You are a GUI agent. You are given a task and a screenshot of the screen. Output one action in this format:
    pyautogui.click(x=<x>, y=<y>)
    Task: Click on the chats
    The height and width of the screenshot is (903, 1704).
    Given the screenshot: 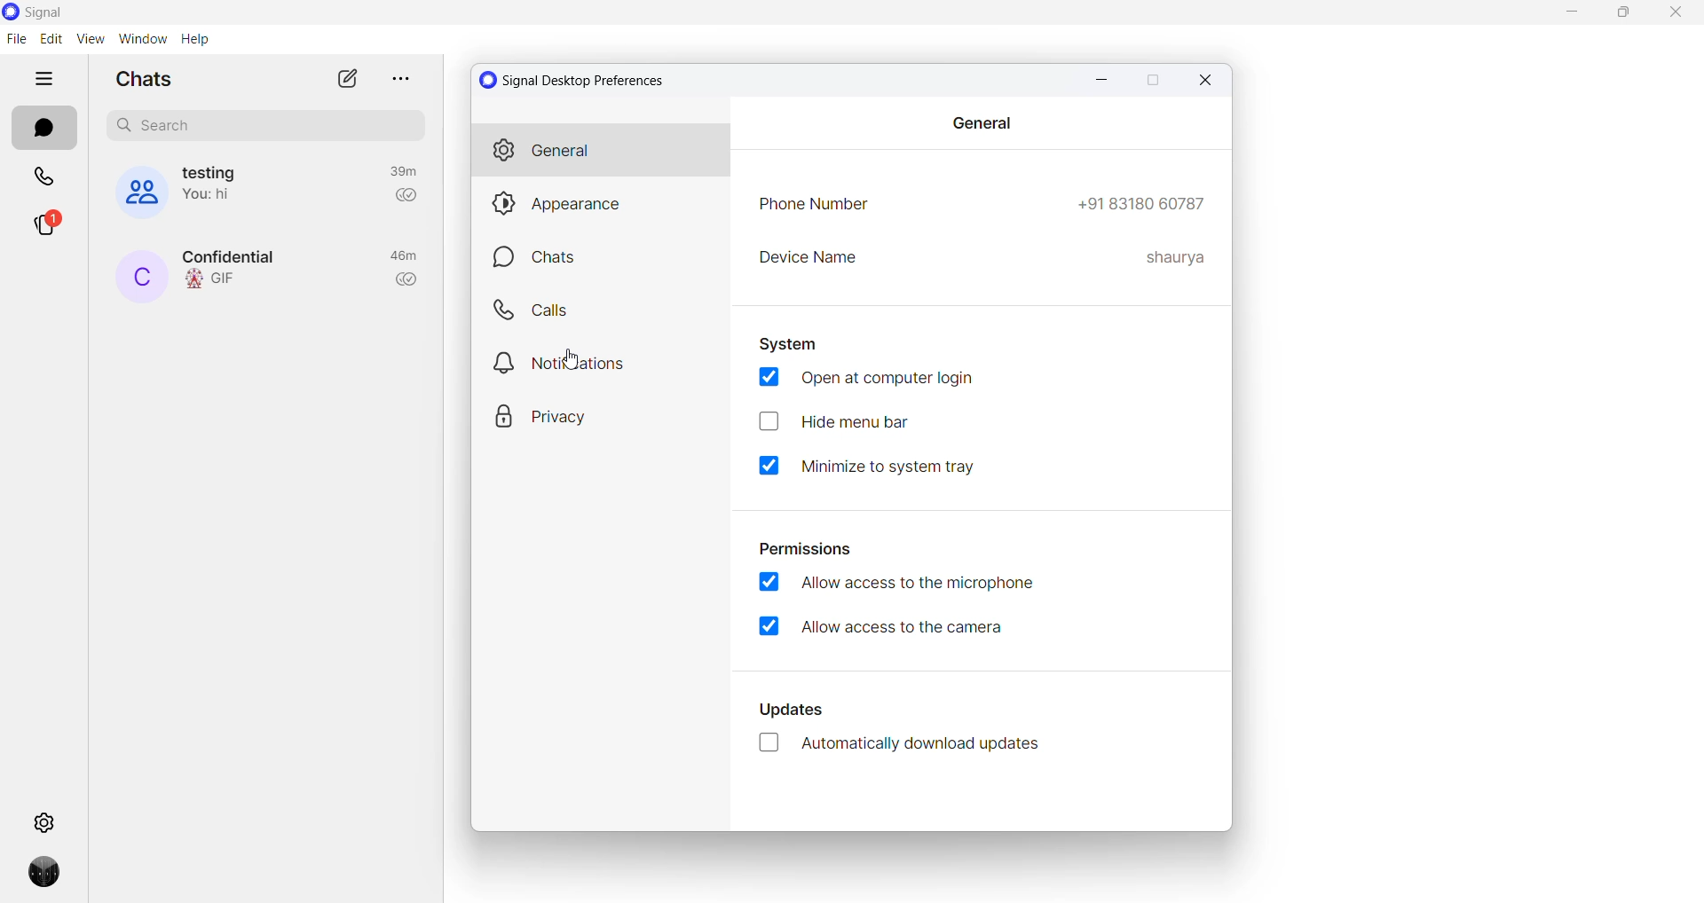 What is the action you would take?
    pyautogui.click(x=603, y=258)
    